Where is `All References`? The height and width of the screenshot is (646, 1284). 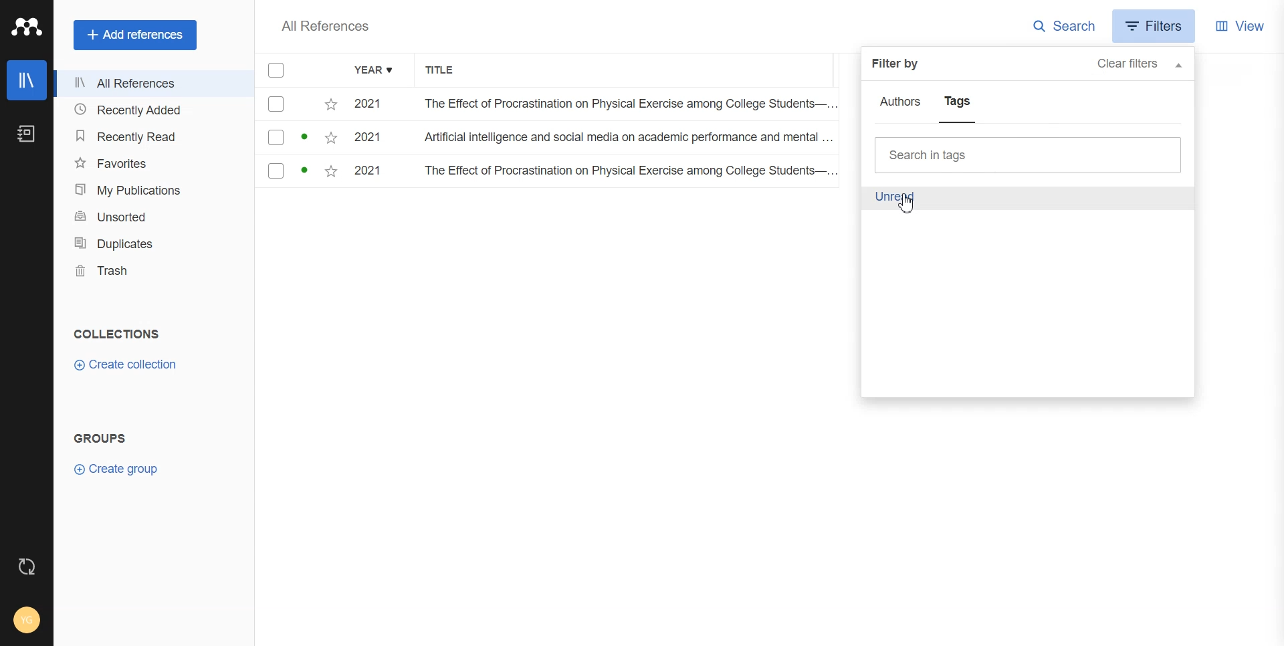 All References is located at coordinates (153, 85).